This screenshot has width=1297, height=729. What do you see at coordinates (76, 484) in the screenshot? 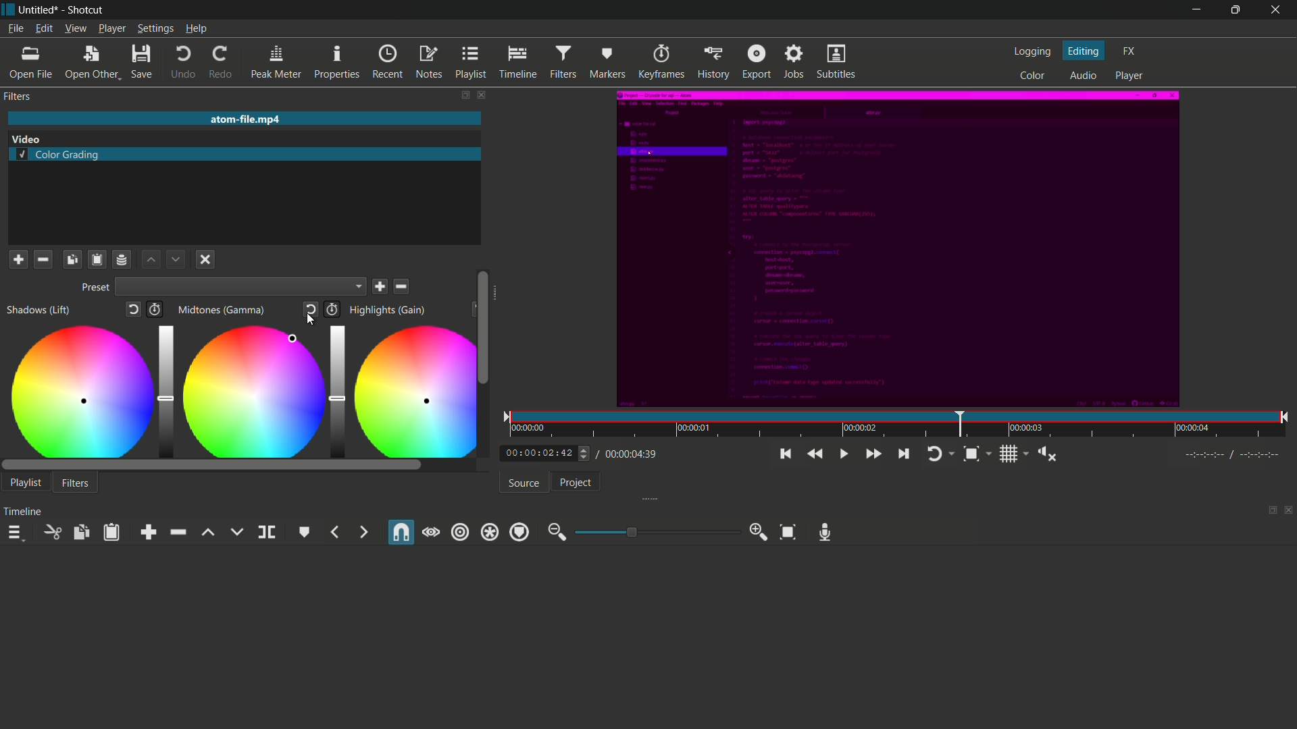
I see `filters` at bounding box center [76, 484].